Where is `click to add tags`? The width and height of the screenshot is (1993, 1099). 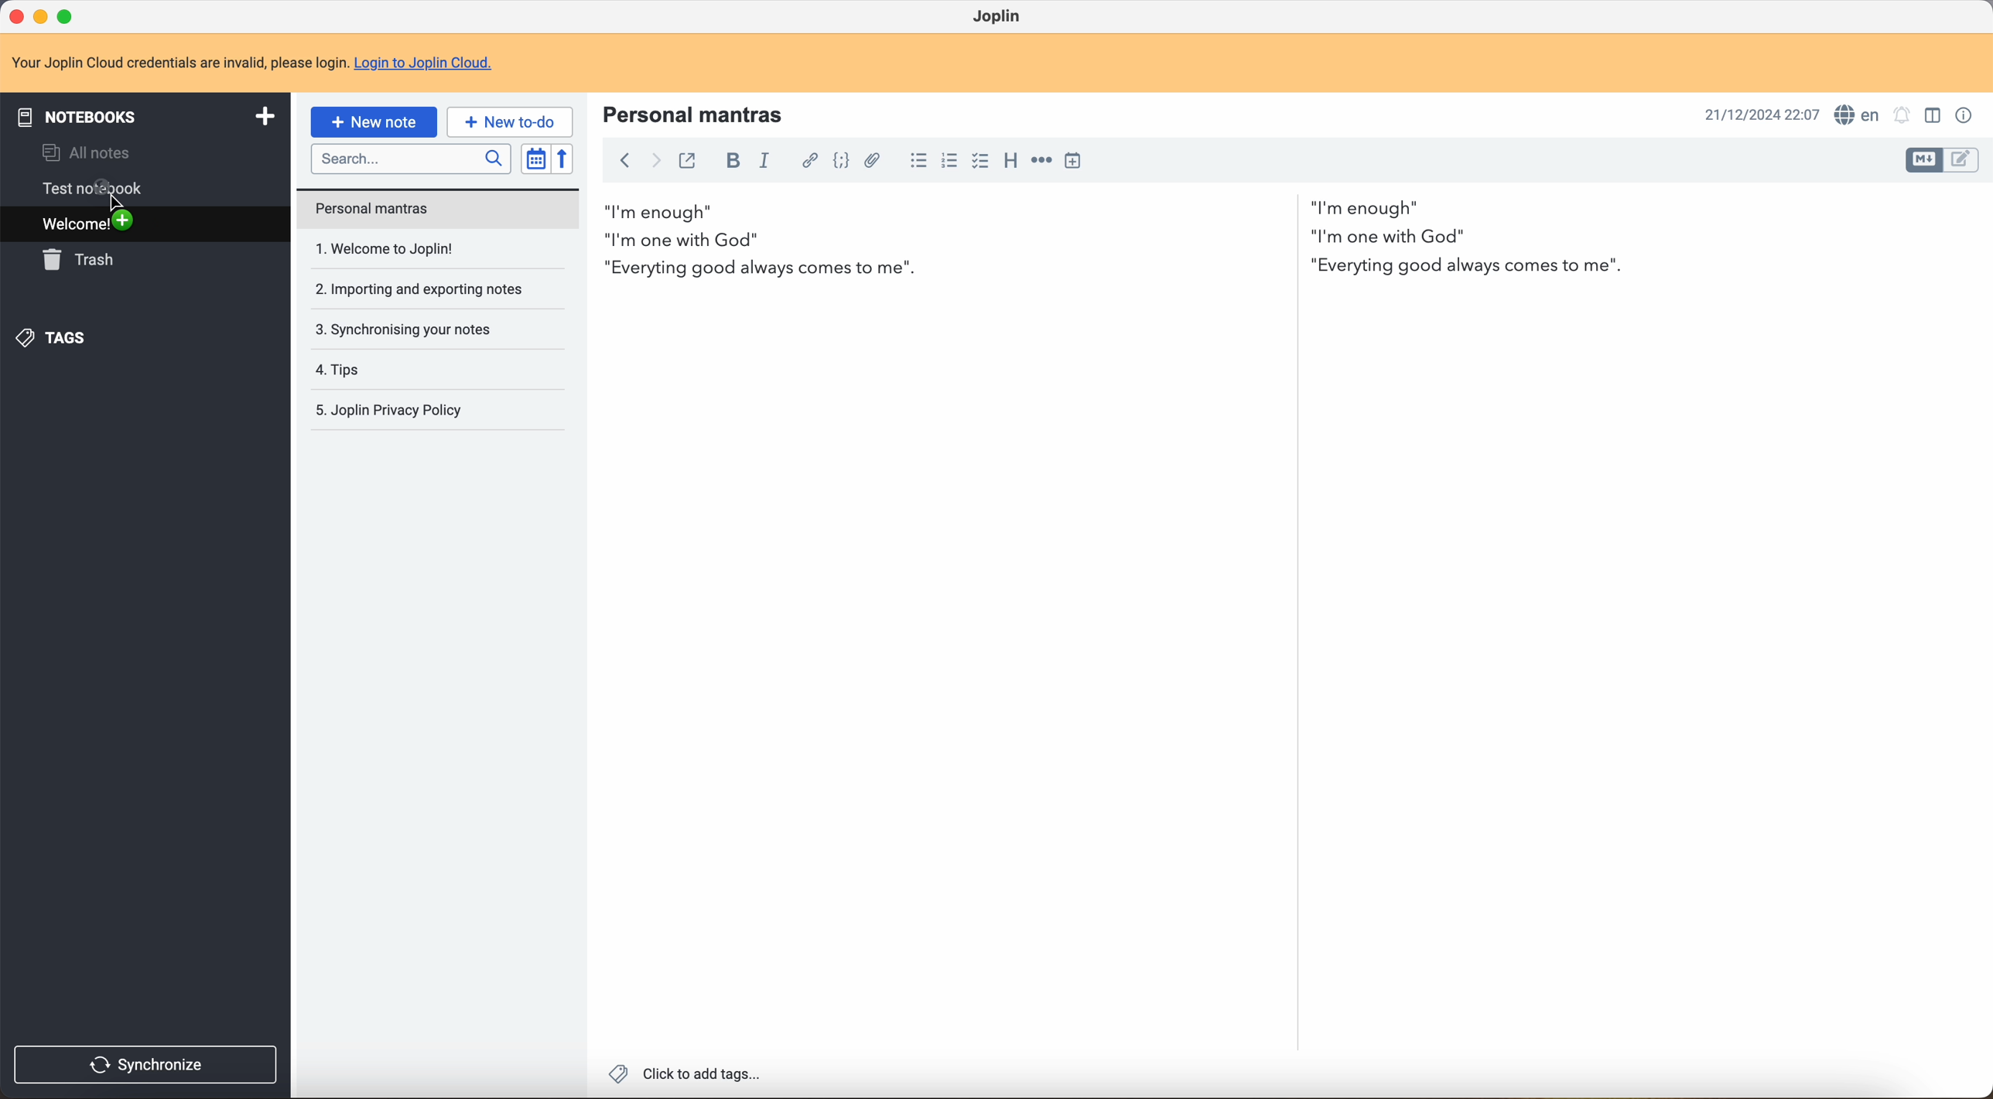 click to add tags is located at coordinates (688, 1076).